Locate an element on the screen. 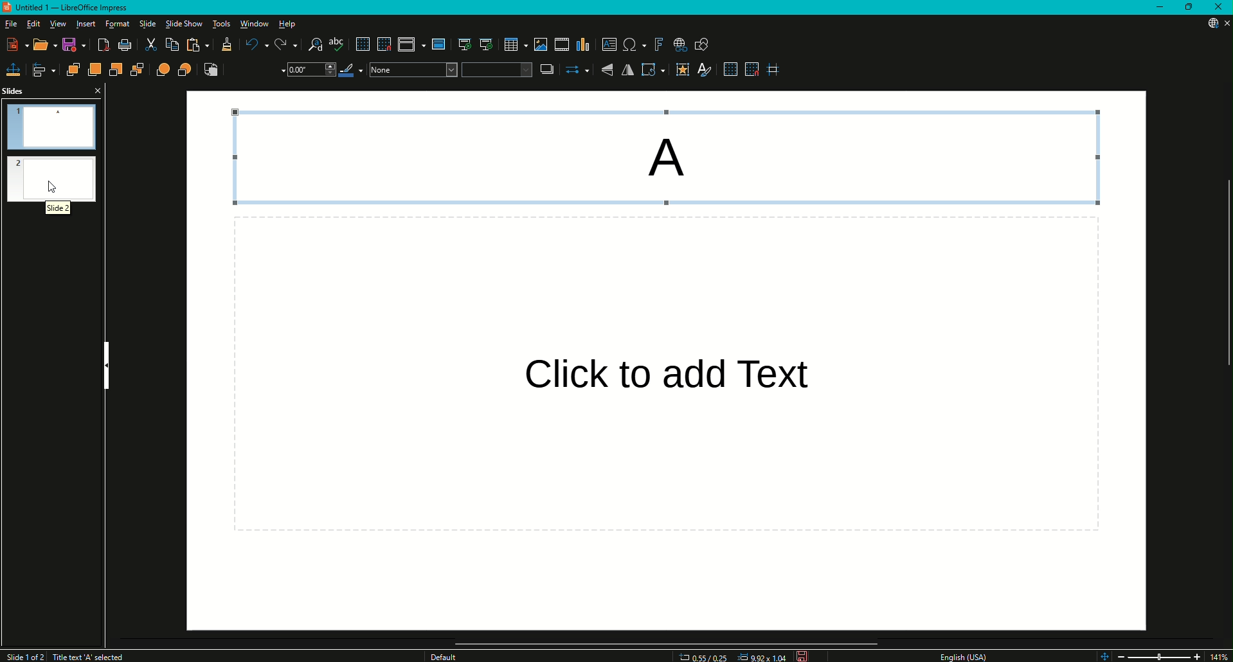 This screenshot has width=1233, height=662. Transformations is located at coordinates (655, 71).